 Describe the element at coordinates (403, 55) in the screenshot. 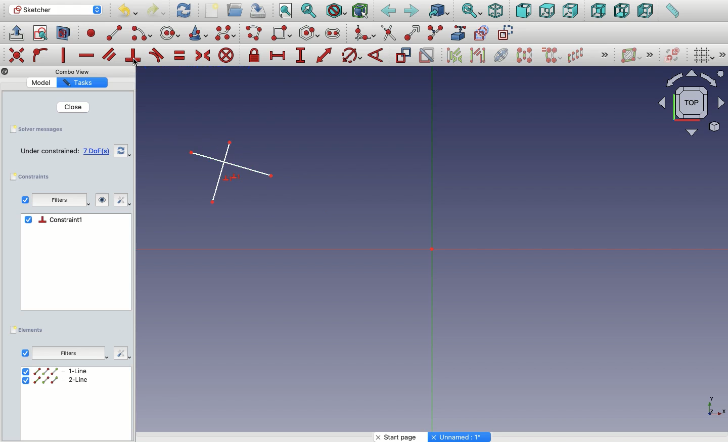

I see `Toggle driving constraint` at that location.